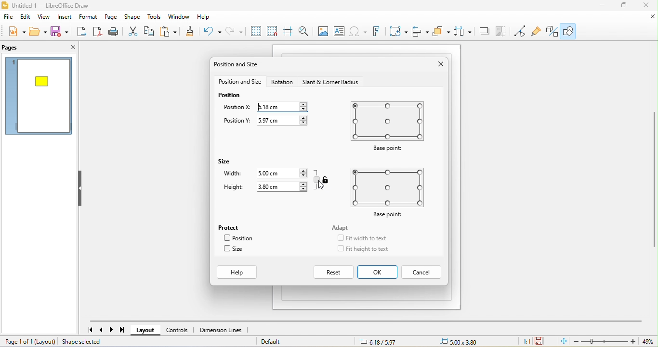 This screenshot has width=658, height=347. What do you see at coordinates (67, 47) in the screenshot?
I see `close` at bounding box center [67, 47].